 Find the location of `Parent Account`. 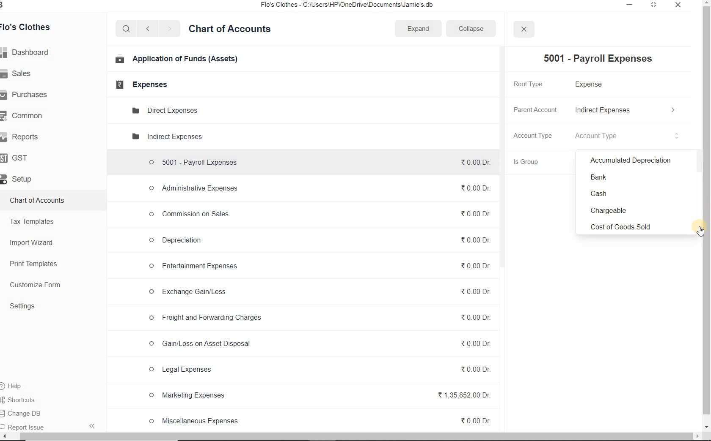

Parent Account is located at coordinates (535, 108).